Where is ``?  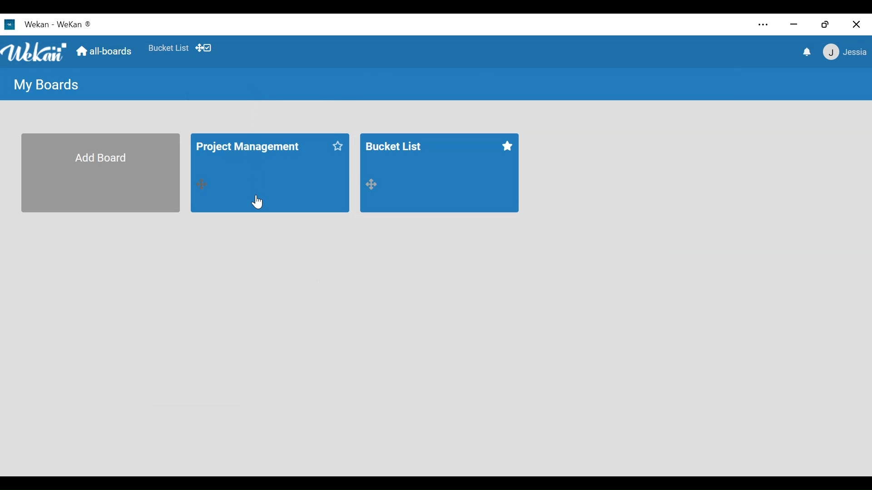
 is located at coordinates (393, 147).